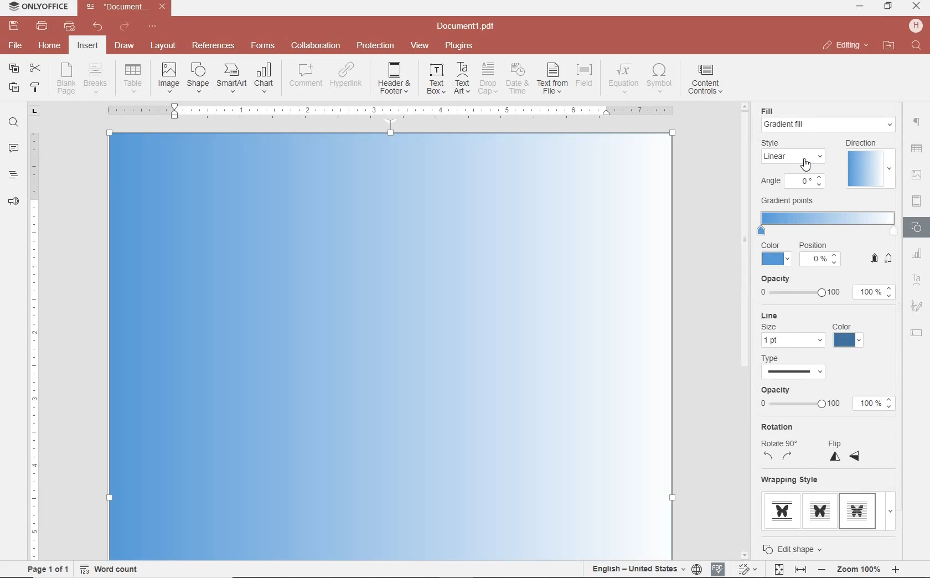  Describe the element at coordinates (469, 27) in the screenshot. I see `file name` at that location.